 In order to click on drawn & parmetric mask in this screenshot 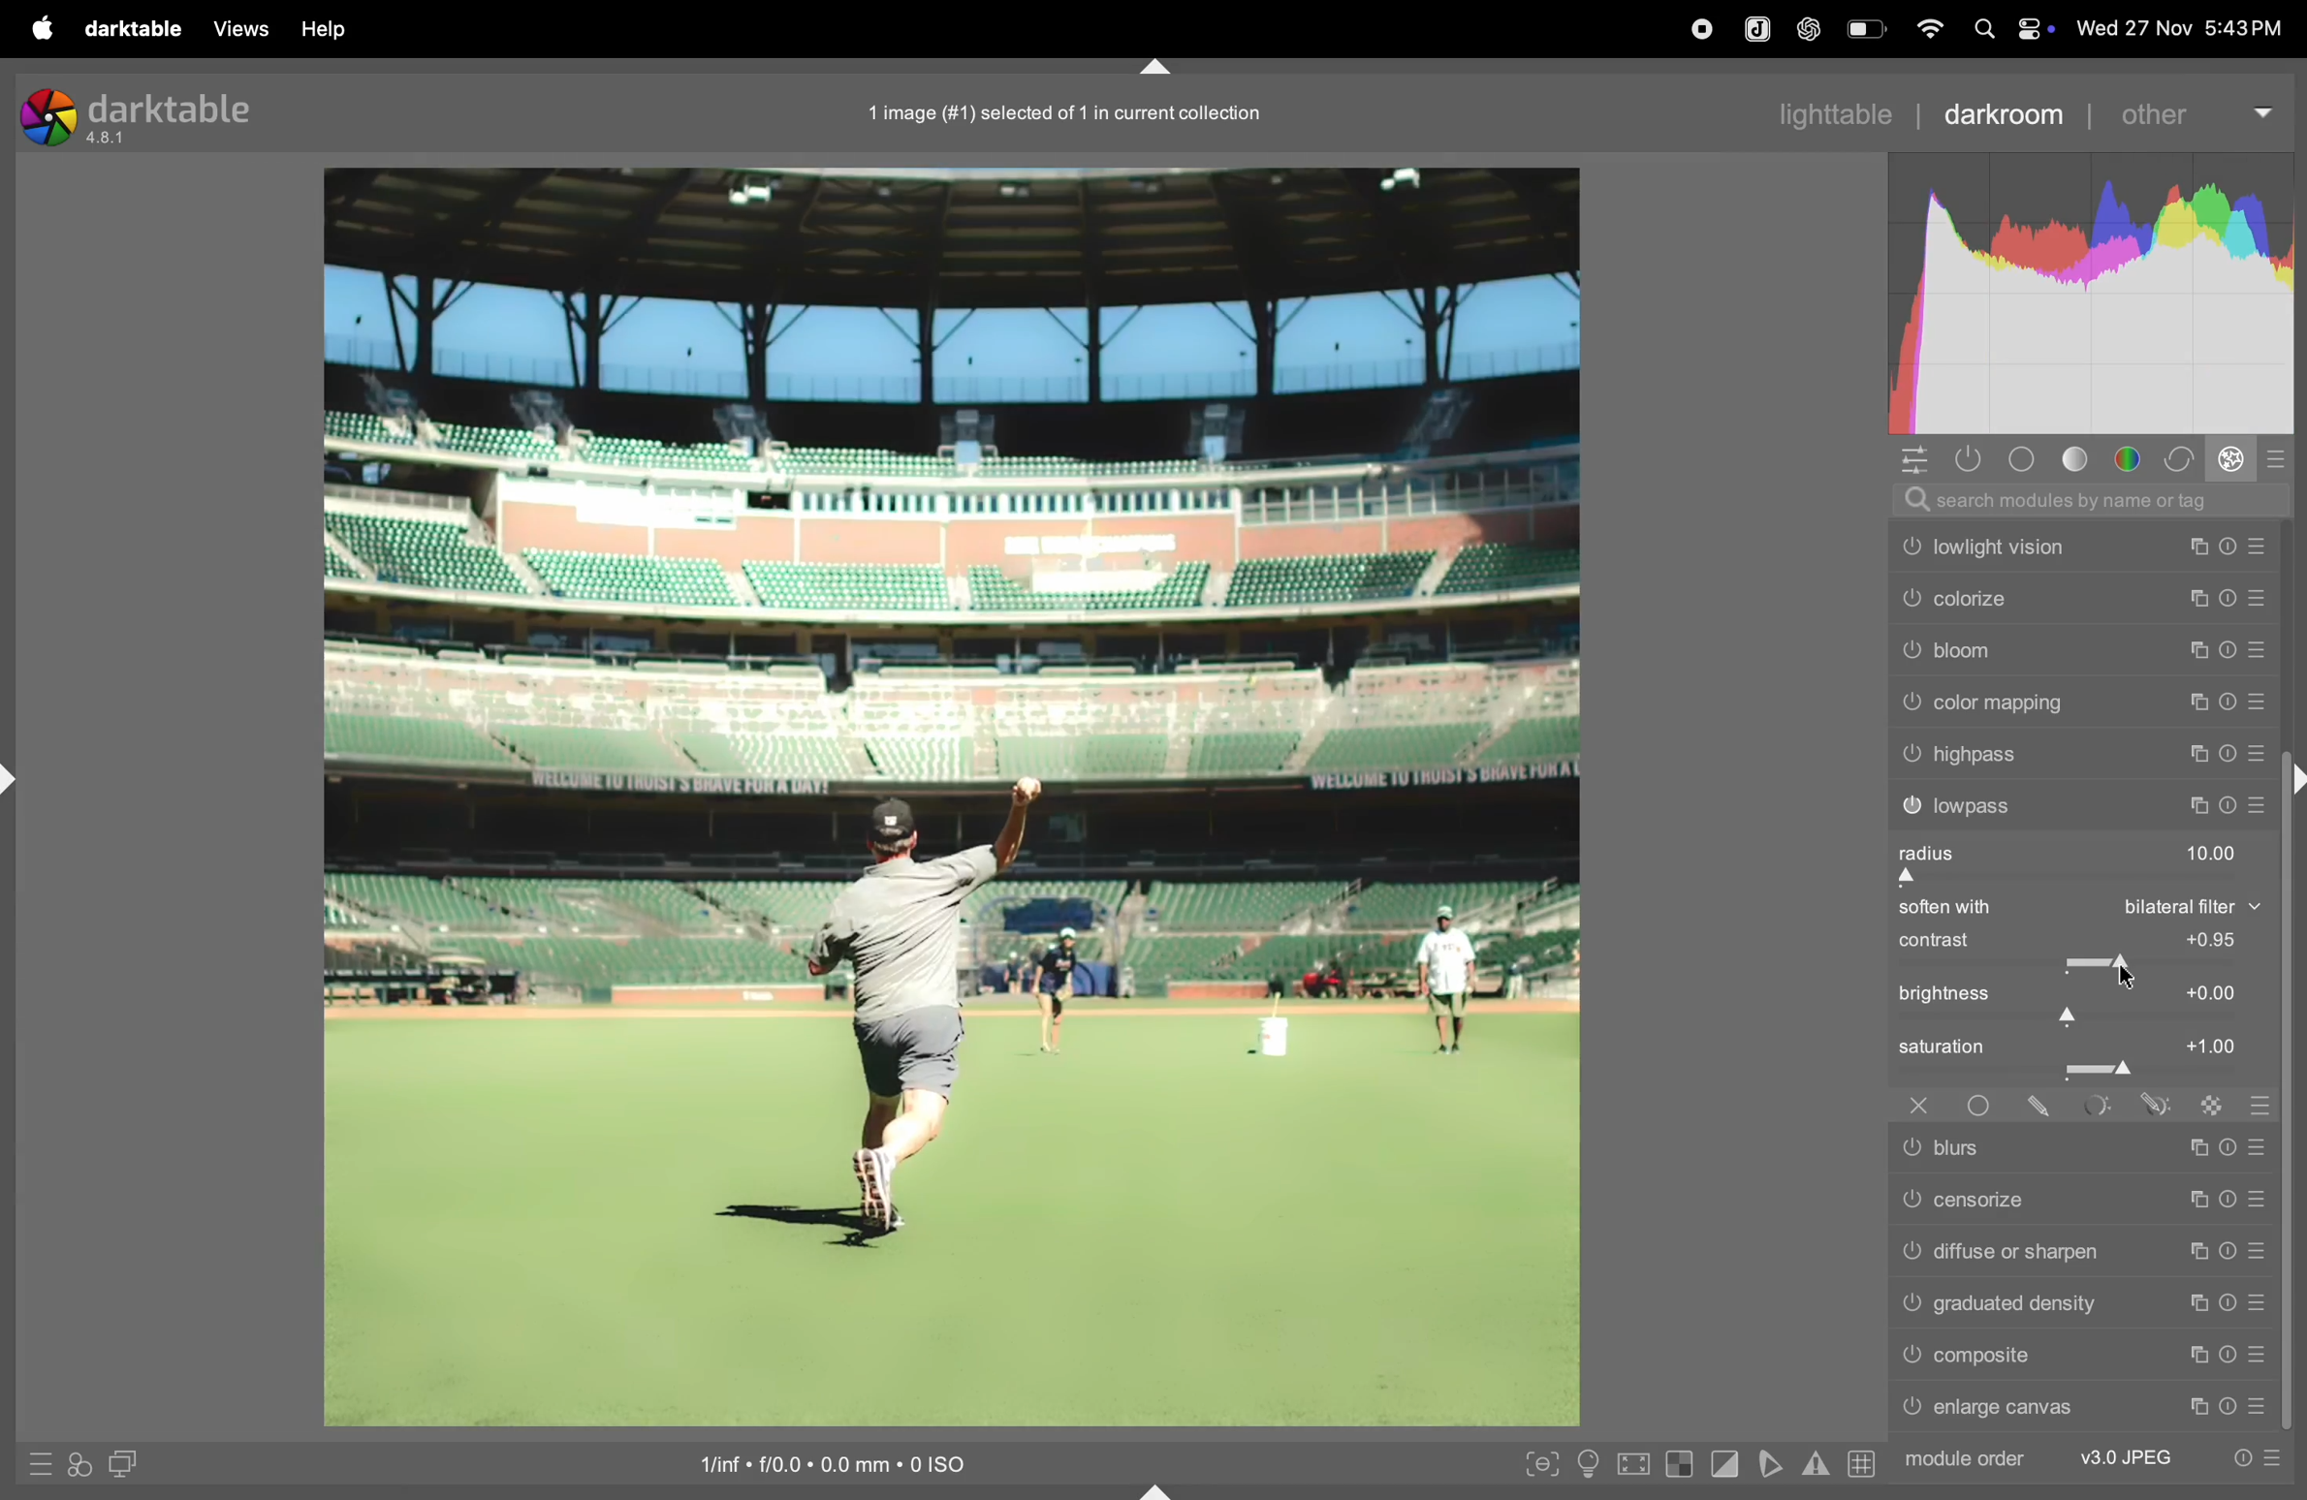, I will do `click(2160, 1106)`.